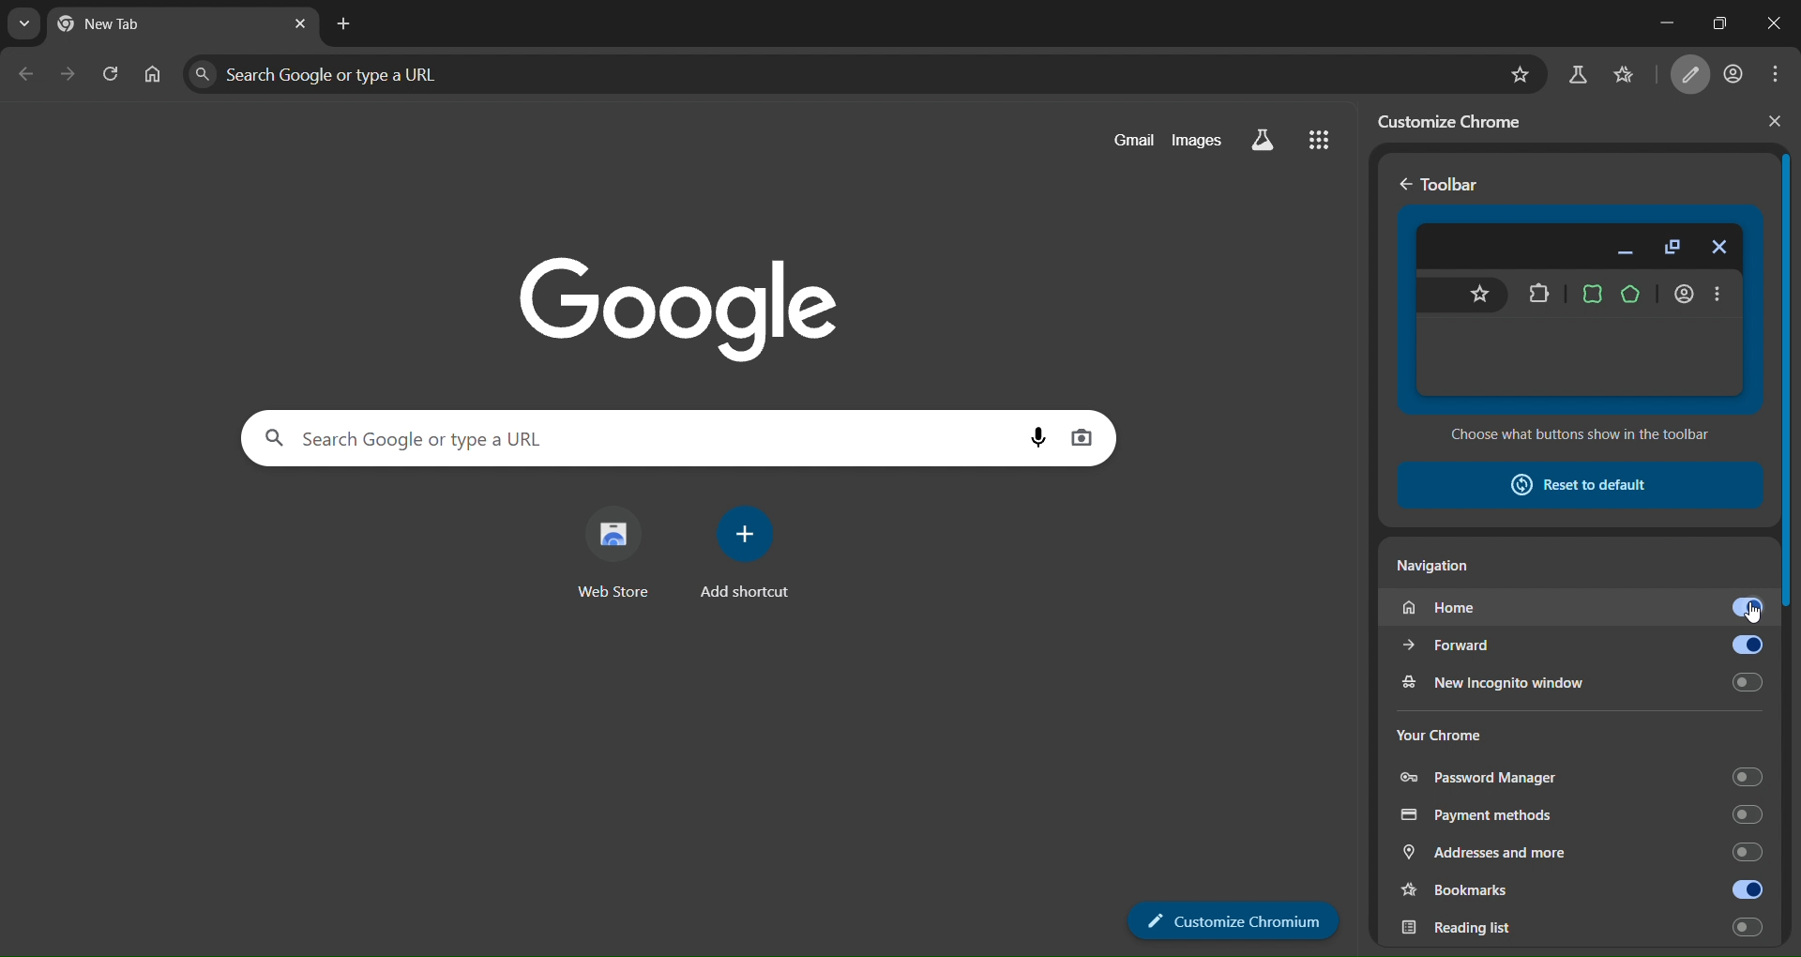  Describe the element at coordinates (1737, 71) in the screenshot. I see `account` at that location.